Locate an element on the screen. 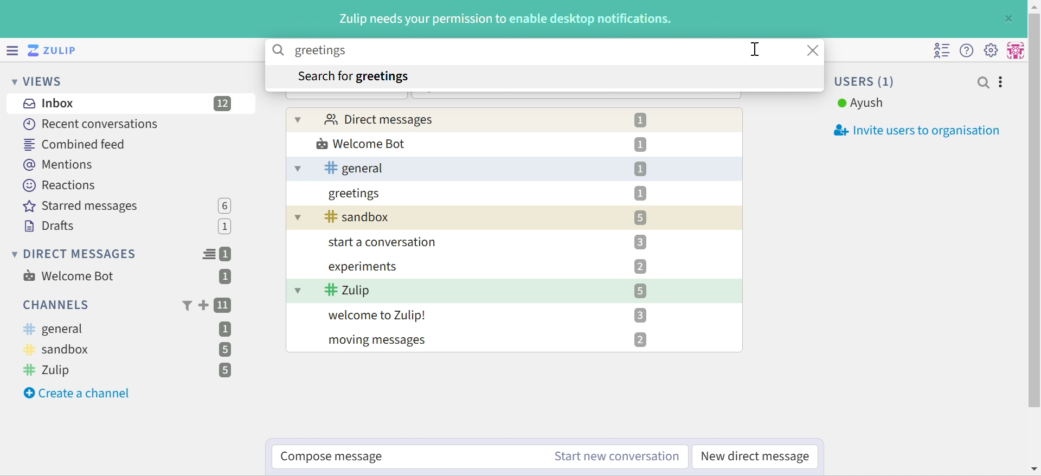  Inbox is located at coordinates (47, 104).